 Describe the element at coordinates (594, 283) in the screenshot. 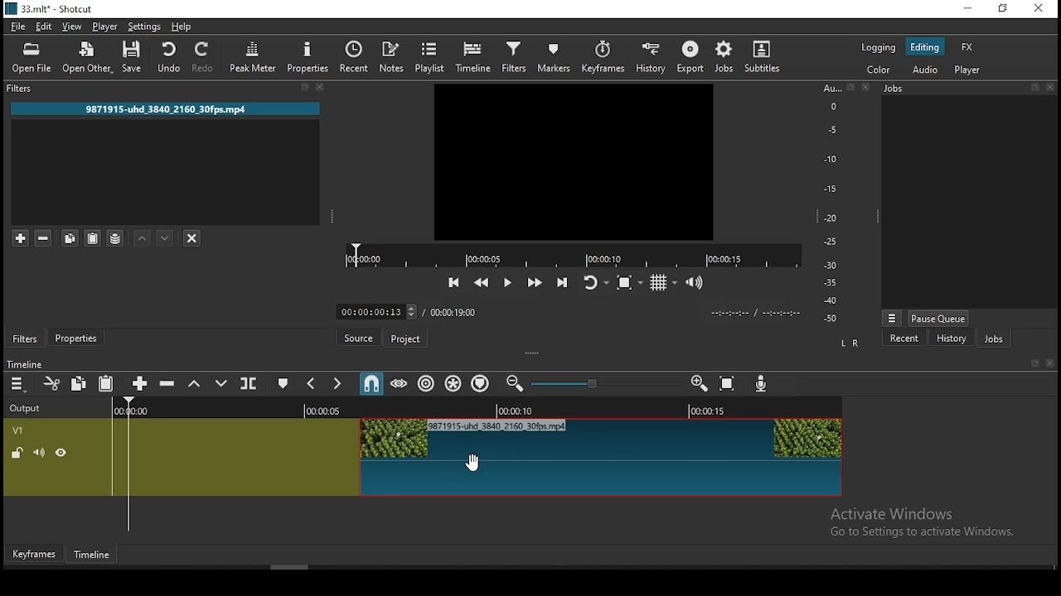

I see `toggle player looping` at that location.